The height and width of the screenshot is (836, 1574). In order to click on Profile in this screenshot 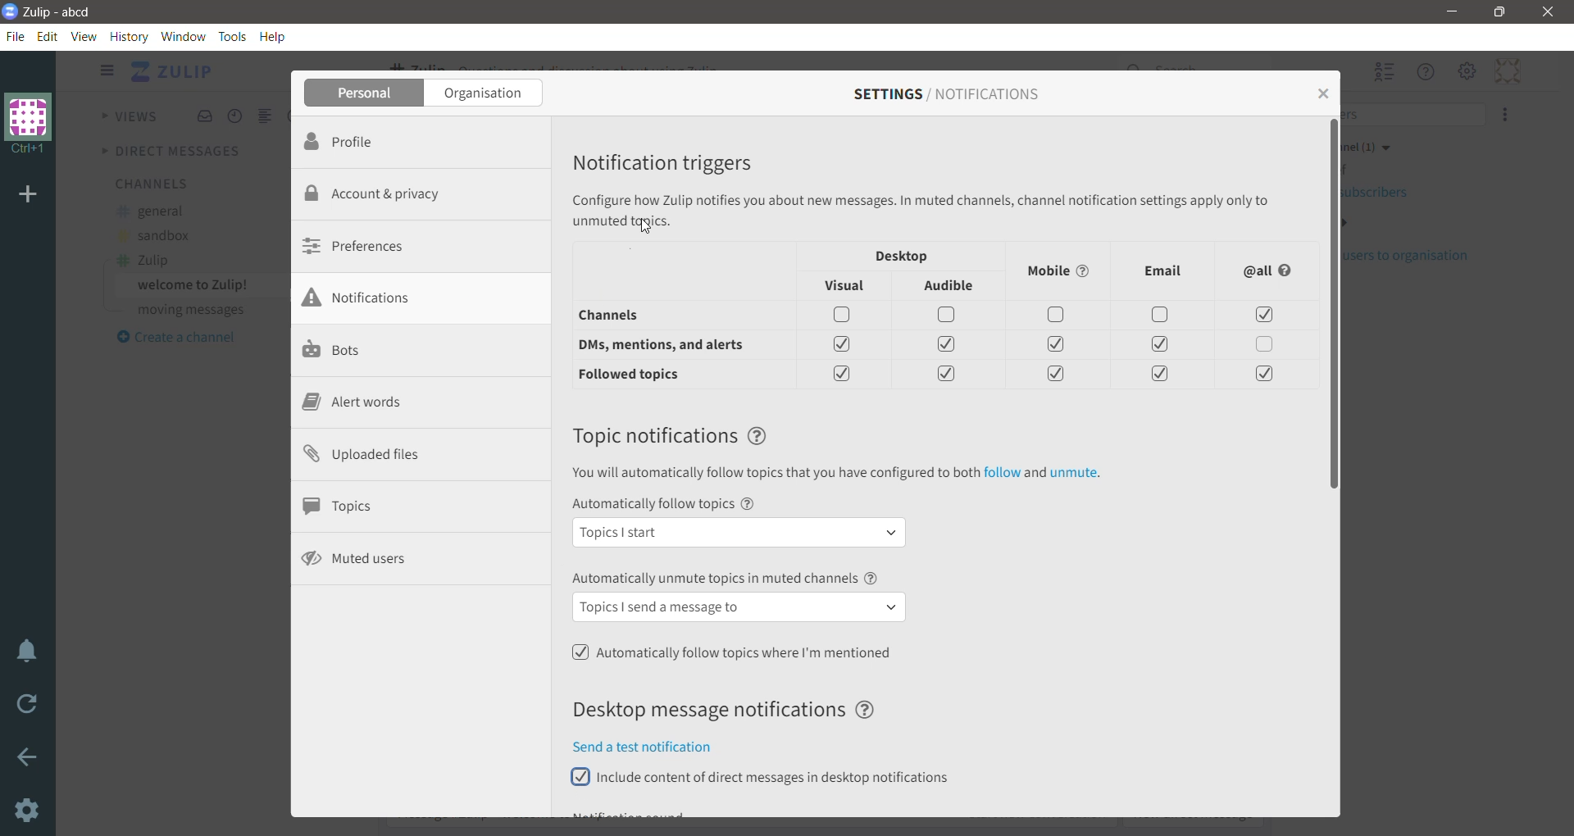, I will do `click(365, 142)`.